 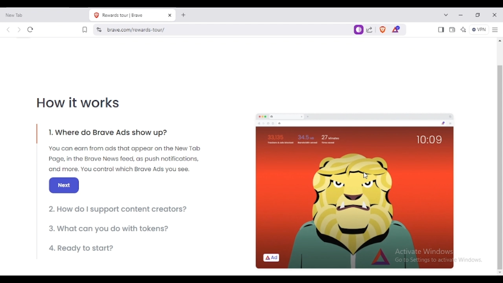 What do you see at coordinates (64, 186) in the screenshot?
I see `next` at bounding box center [64, 186].